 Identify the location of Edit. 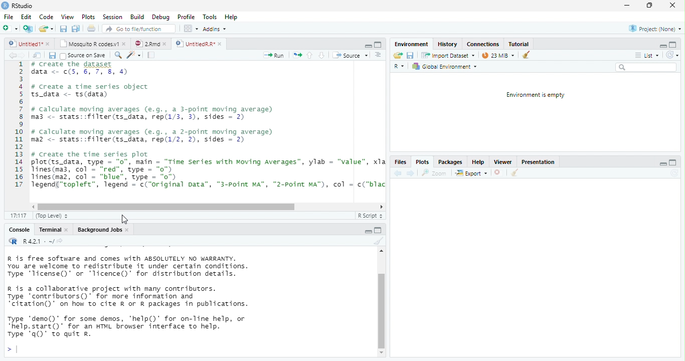
(26, 17).